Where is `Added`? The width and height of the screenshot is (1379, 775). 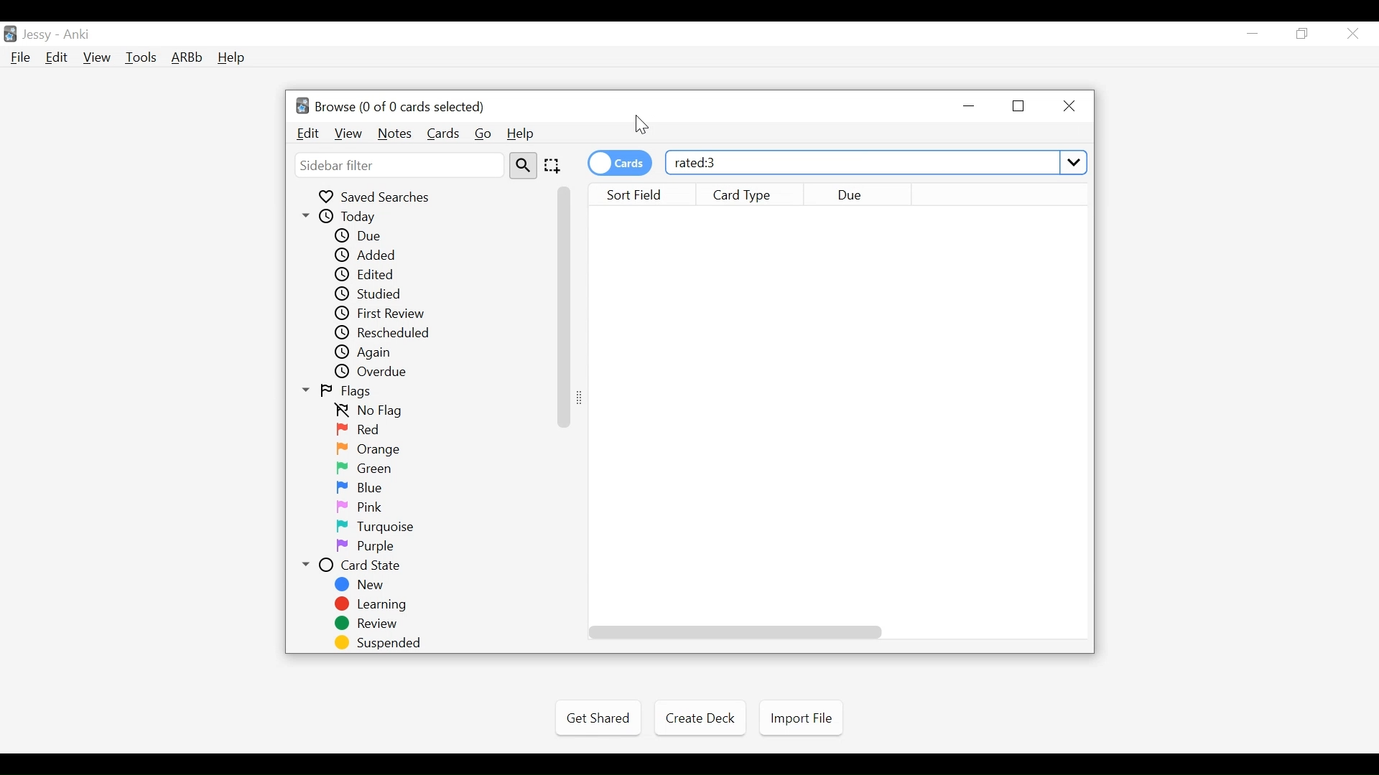
Added is located at coordinates (368, 255).